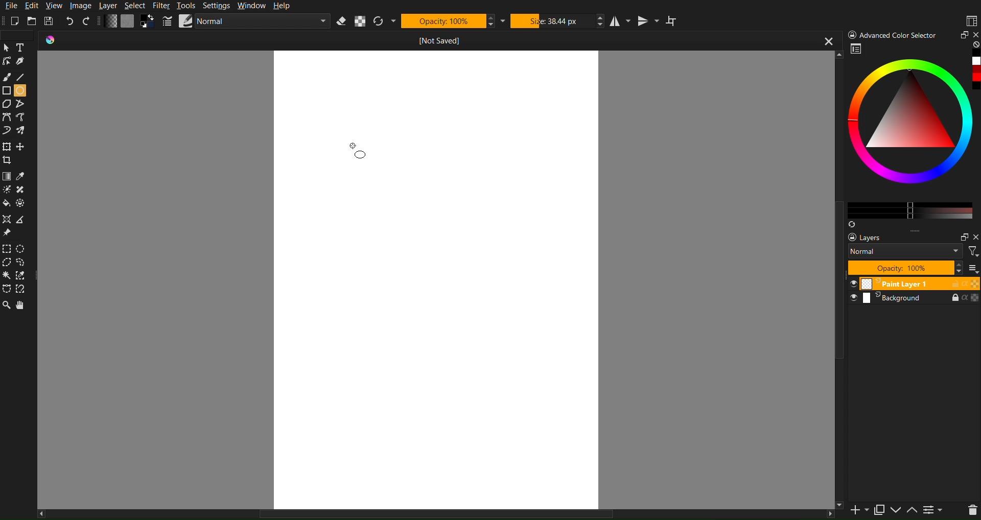 Image resolution: width=981 pixels, height=520 pixels. I want to click on vertical scroll bar, so click(833, 252).